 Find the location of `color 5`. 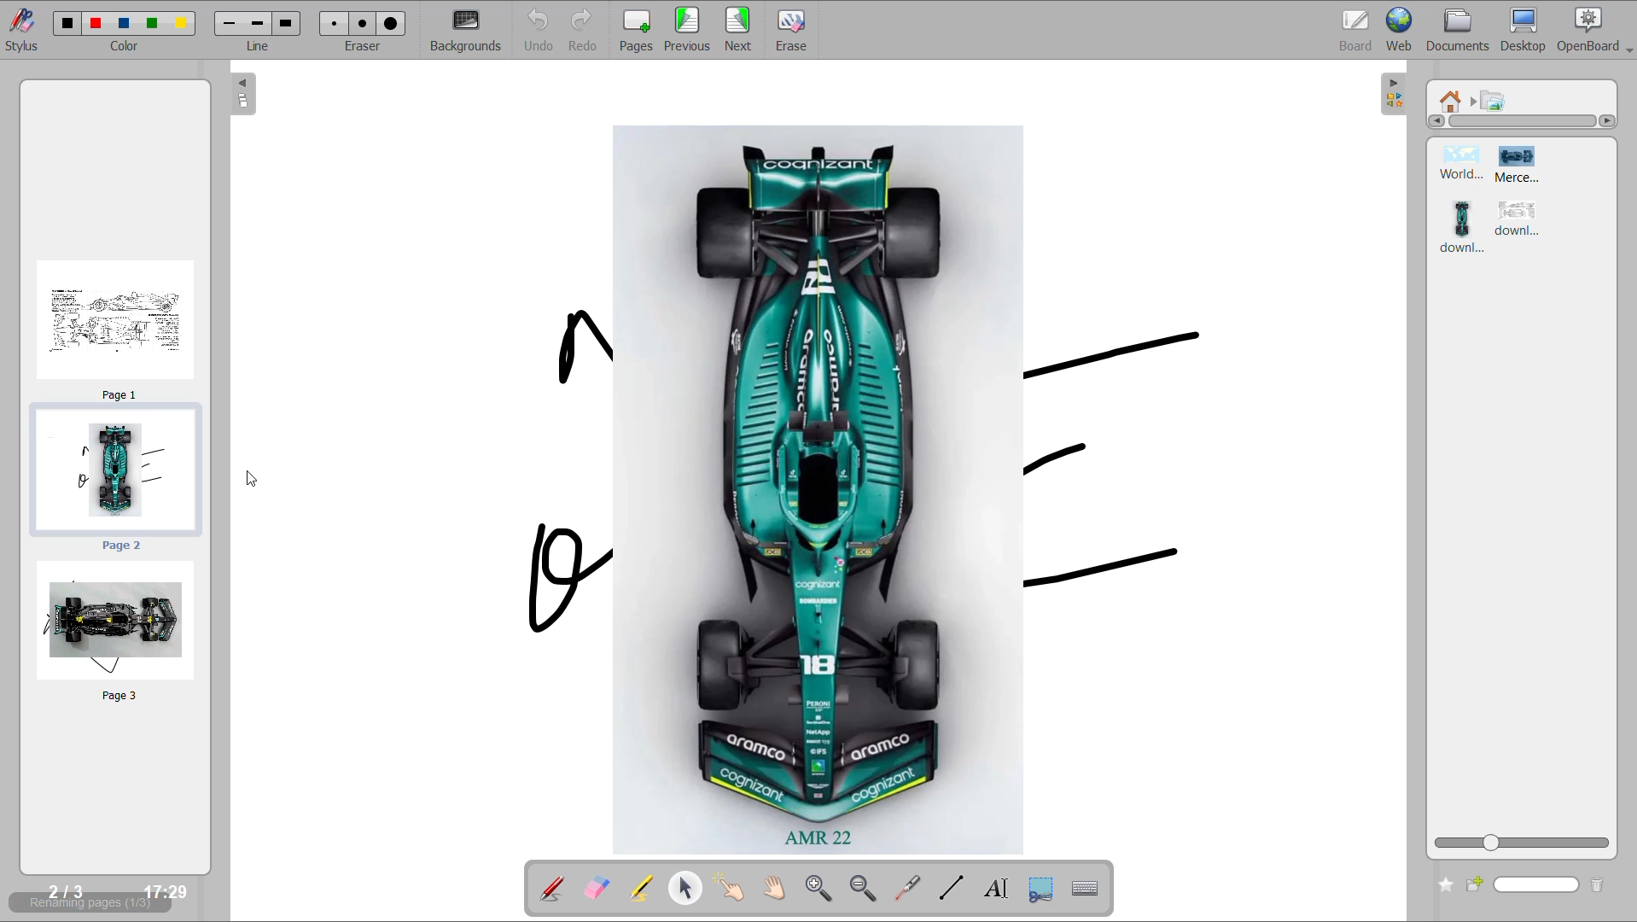

color 5 is located at coordinates (181, 21).